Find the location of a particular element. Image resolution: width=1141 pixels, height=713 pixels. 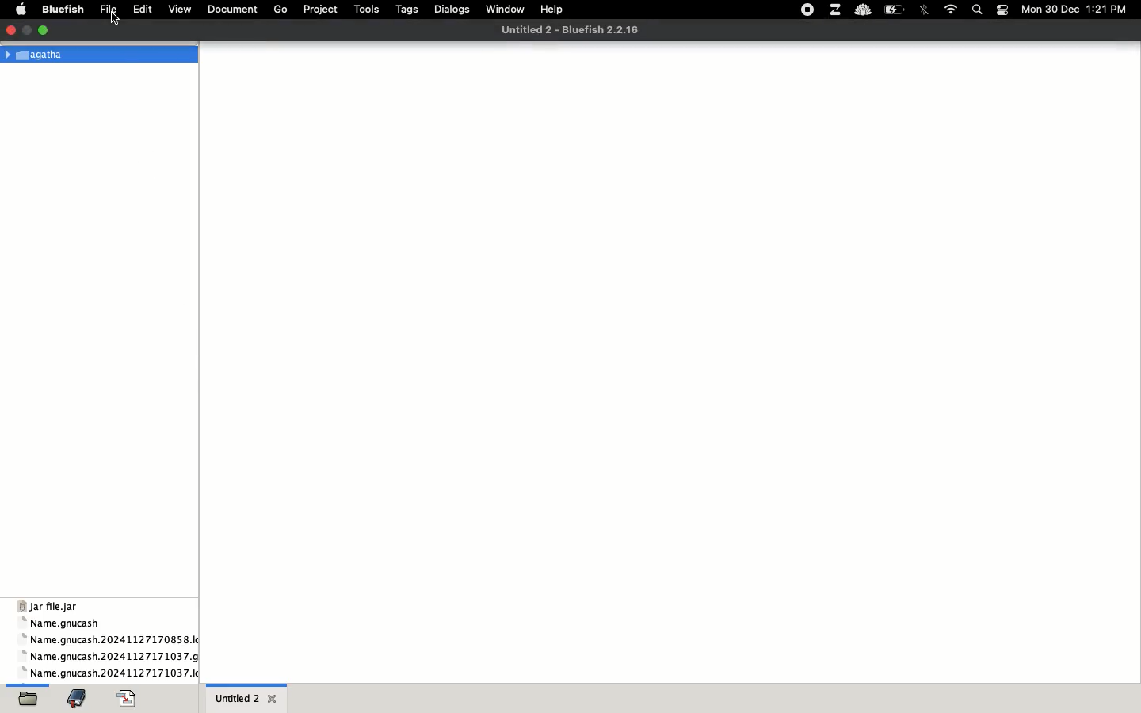

name is located at coordinates (110, 673).